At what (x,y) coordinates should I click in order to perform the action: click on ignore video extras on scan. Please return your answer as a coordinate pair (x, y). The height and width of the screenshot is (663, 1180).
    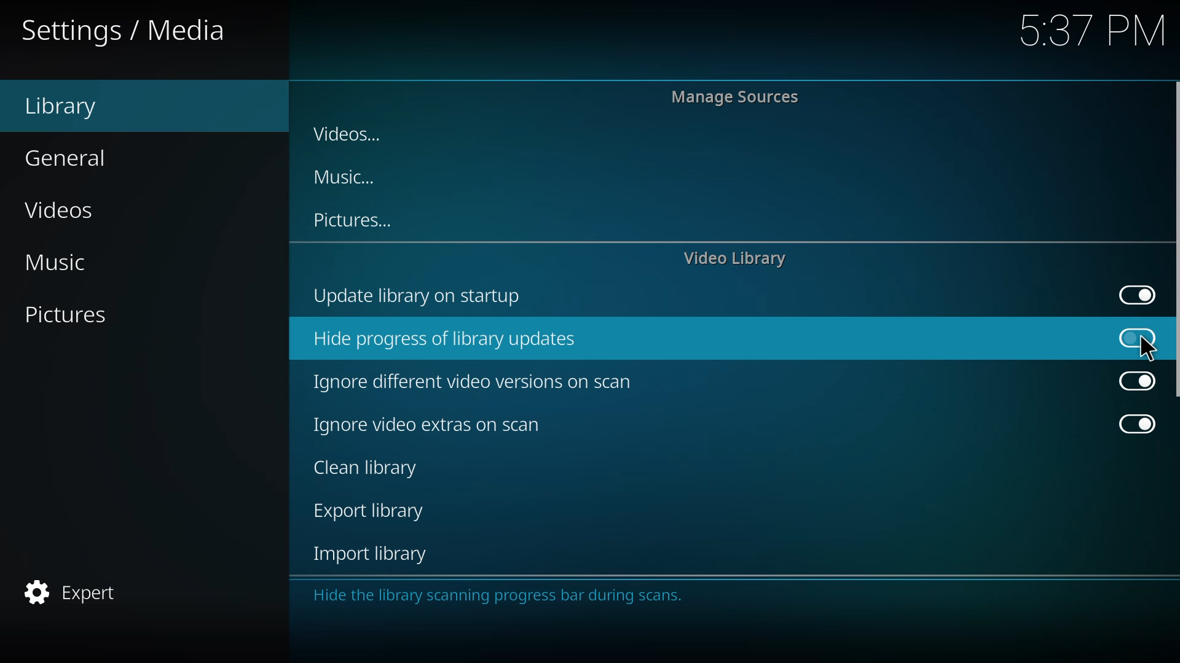
    Looking at the image, I should click on (421, 424).